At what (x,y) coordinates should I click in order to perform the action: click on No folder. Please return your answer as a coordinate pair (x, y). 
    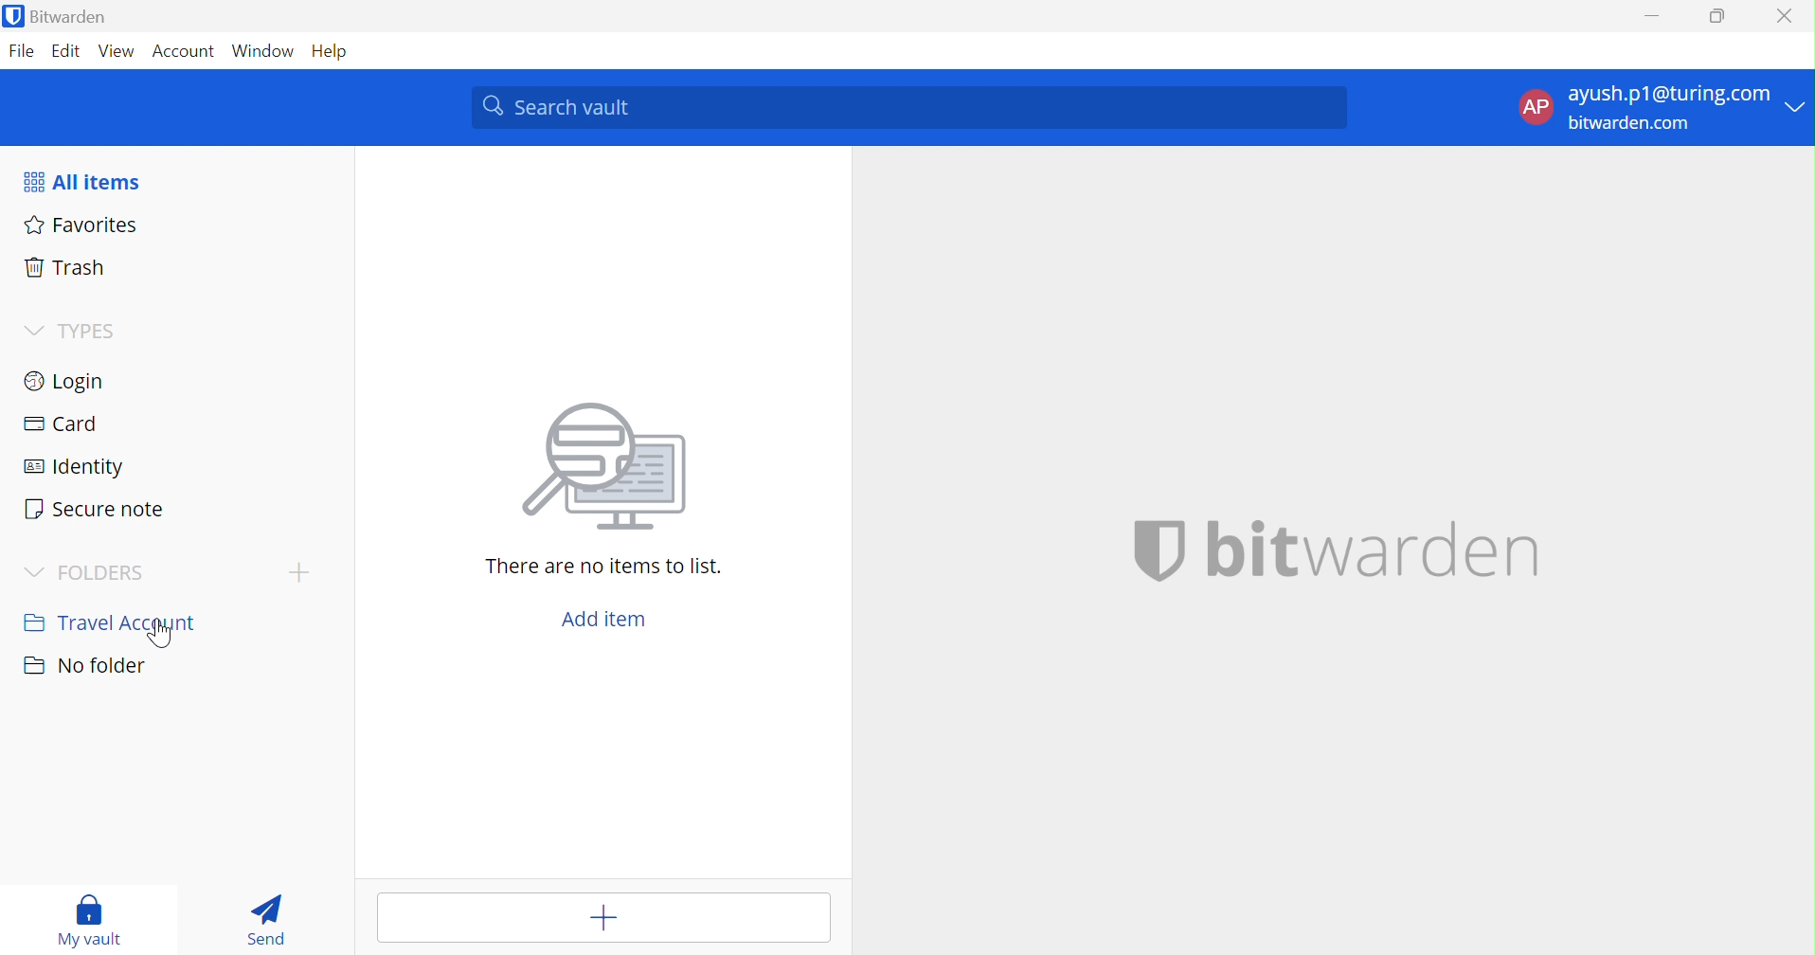
    Looking at the image, I should click on (84, 670).